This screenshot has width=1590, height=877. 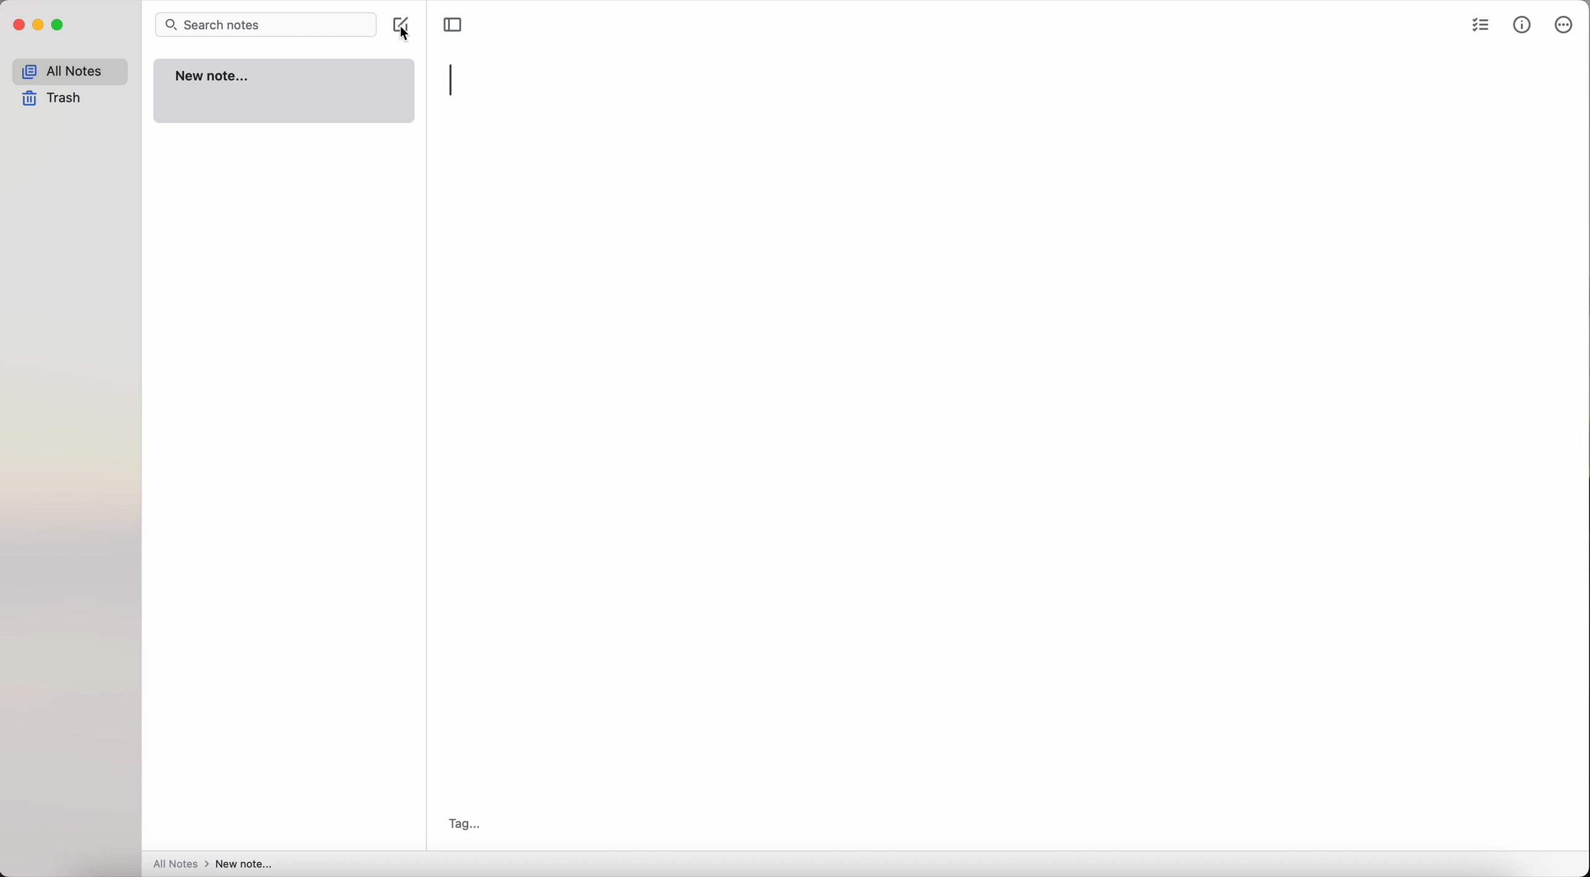 I want to click on check list, so click(x=1478, y=27).